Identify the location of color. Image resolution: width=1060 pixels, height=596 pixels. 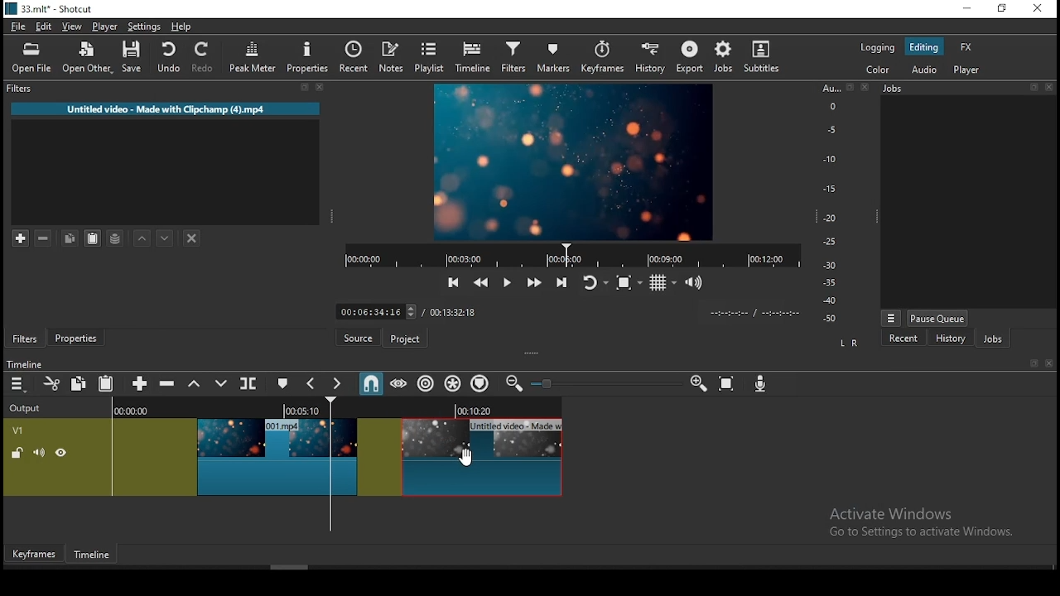
(879, 70).